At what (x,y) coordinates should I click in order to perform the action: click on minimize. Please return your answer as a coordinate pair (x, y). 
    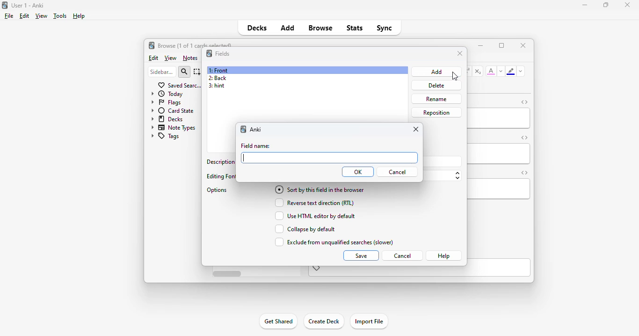
    Looking at the image, I should click on (480, 45).